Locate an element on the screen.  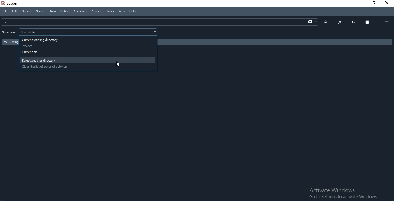
select another directory is located at coordinates (88, 60).